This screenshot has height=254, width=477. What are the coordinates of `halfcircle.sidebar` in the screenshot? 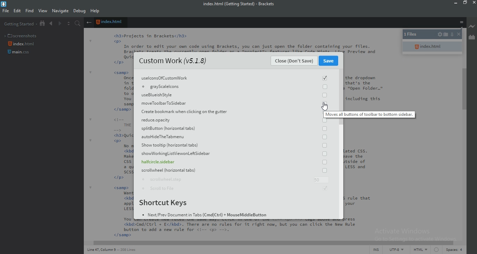 It's located at (233, 163).